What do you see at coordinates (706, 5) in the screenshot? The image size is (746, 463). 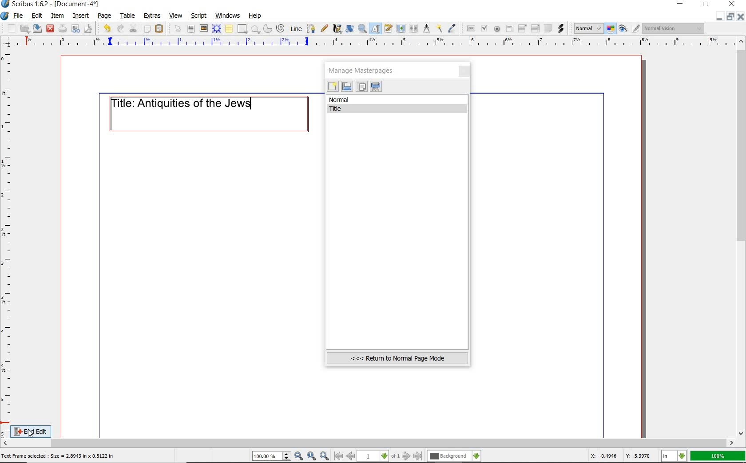 I see `restore` at bounding box center [706, 5].